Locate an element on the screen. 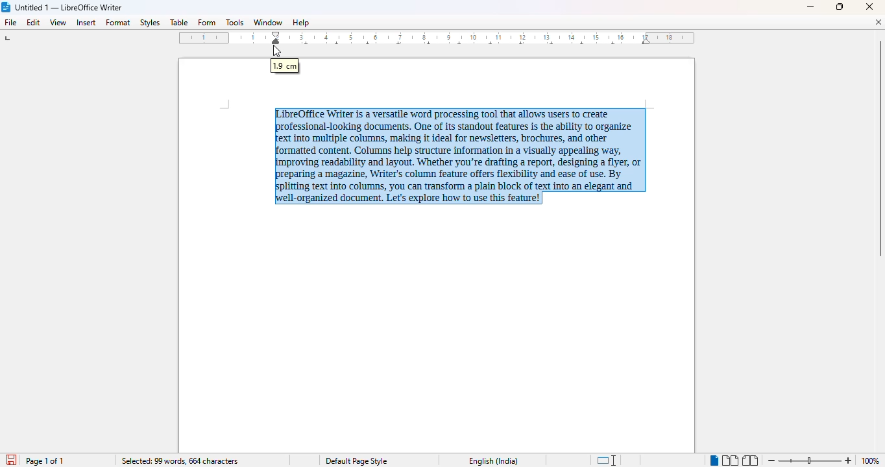  styles is located at coordinates (149, 22).